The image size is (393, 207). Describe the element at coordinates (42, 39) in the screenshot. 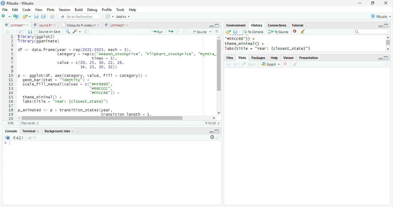

I see `library(ggplot2) library(gganimate)` at that location.